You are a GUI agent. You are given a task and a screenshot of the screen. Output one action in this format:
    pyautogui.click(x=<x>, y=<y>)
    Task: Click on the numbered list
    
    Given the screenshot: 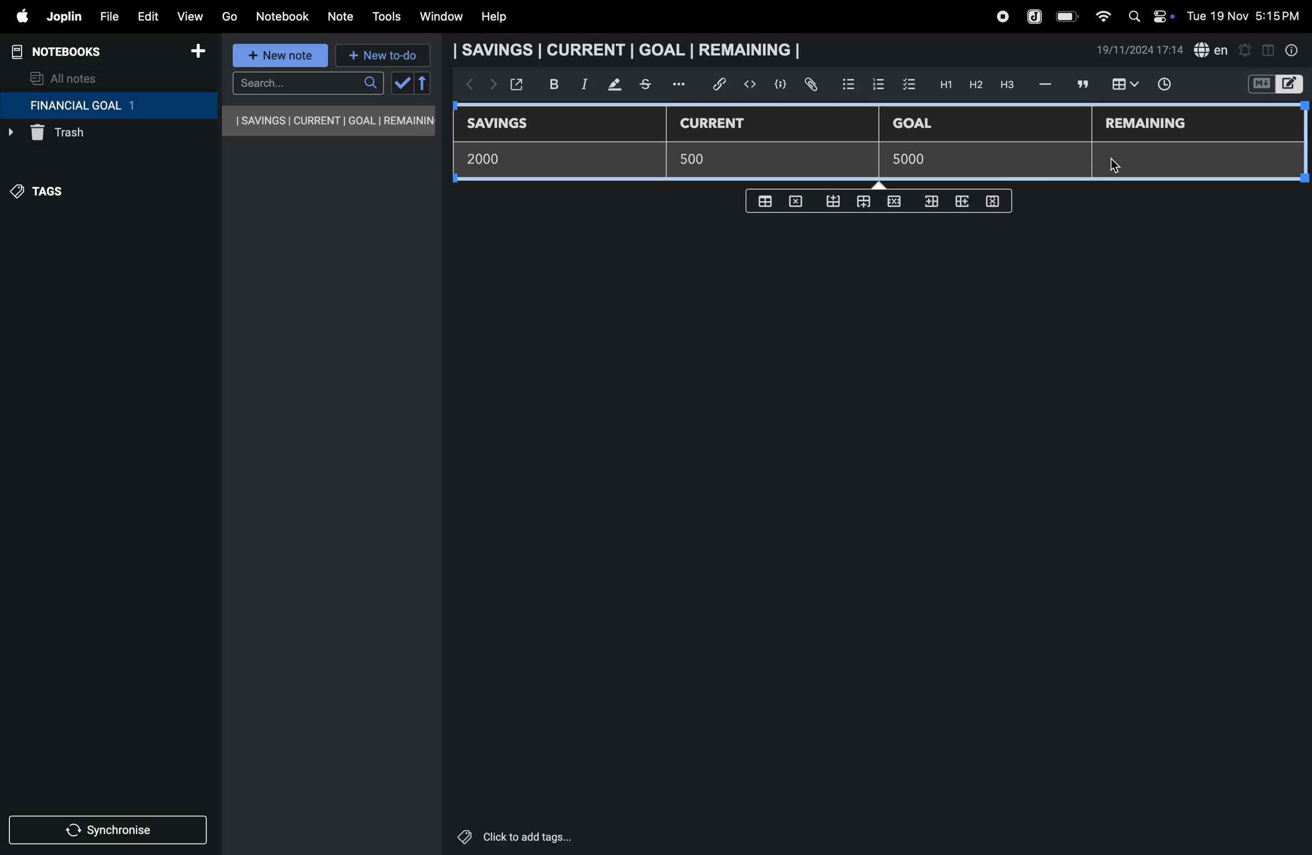 What is the action you would take?
    pyautogui.click(x=878, y=84)
    